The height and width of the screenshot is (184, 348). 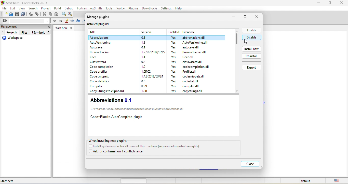 I want to click on version , so click(x=152, y=52).